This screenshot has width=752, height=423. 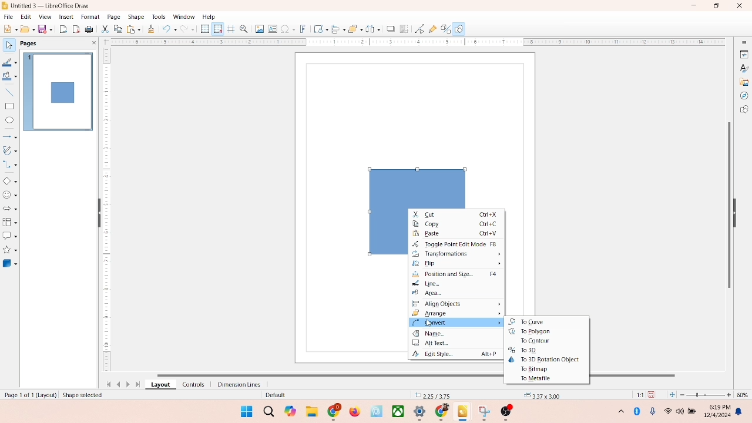 I want to click on wifi, so click(x=667, y=409).